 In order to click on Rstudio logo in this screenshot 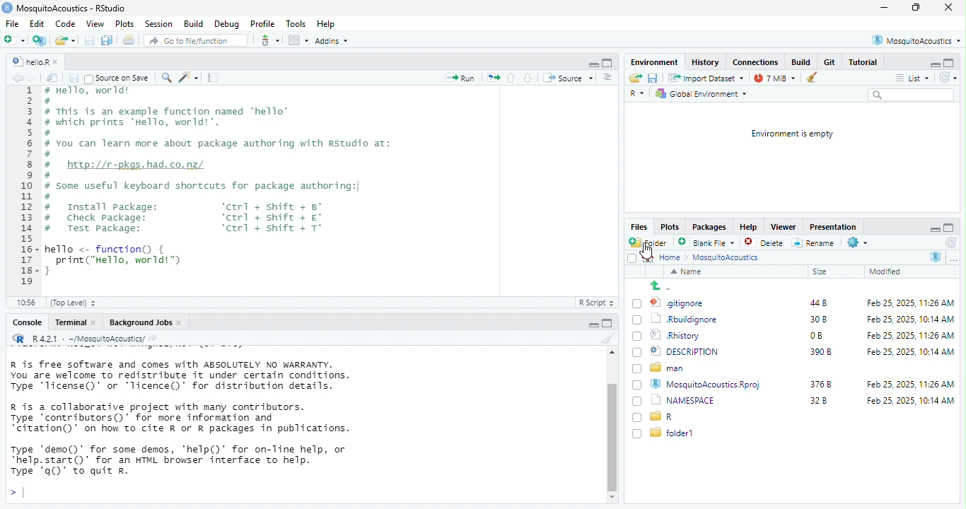, I will do `click(8, 9)`.